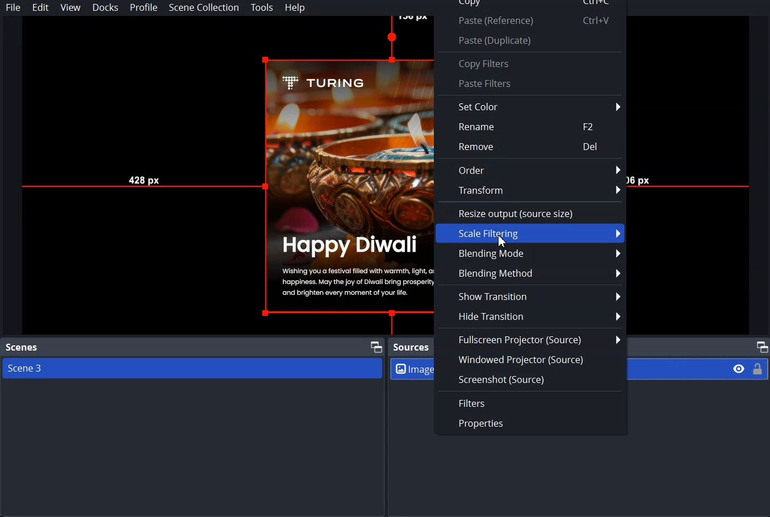  I want to click on Window projector, so click(531, 360).